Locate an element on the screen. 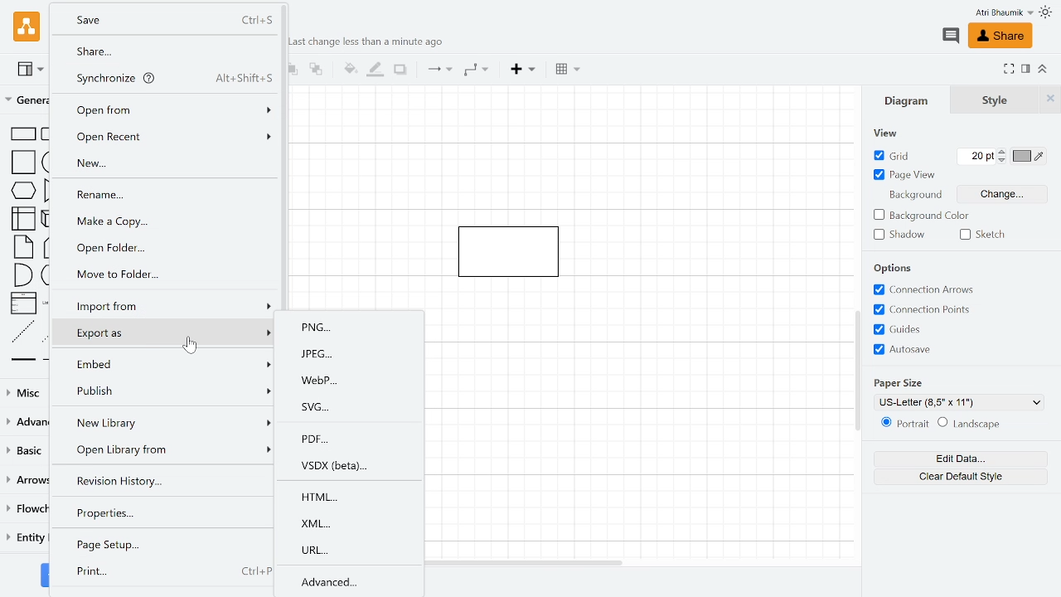 This screenshot has height=597, width=1061. cursor is located at coordinates (189, 346).